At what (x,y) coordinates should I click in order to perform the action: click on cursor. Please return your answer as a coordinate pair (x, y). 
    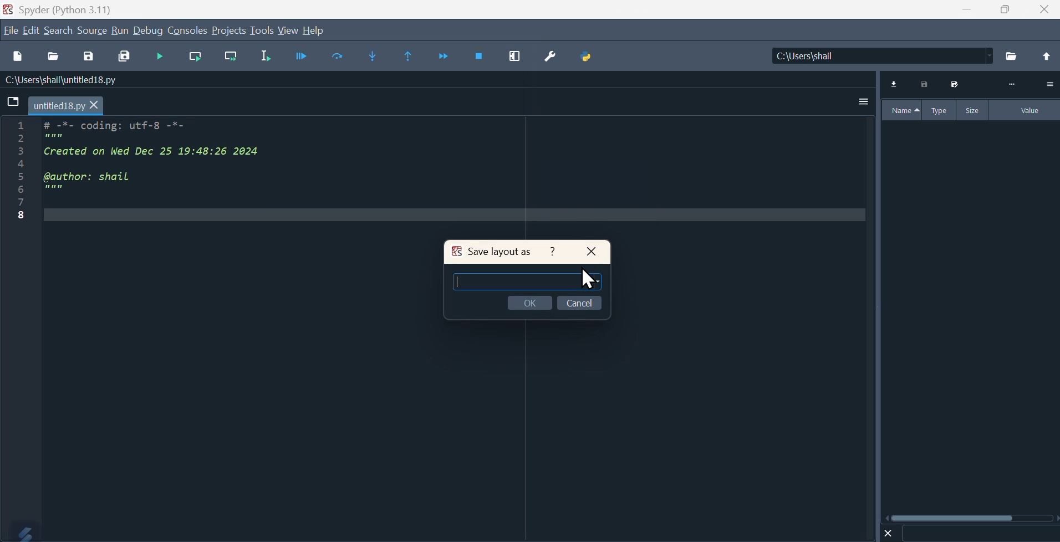
    Looking at the image, I should click on (593, 278).